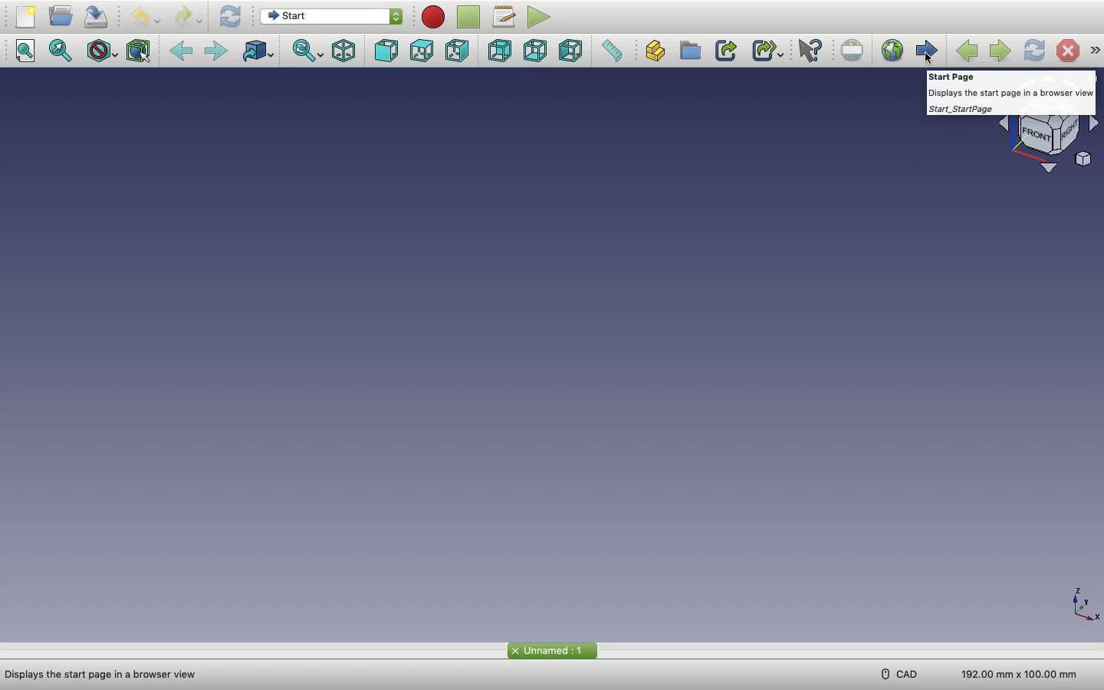 The image size is (1104, 690). I want to click on Refresh page, so click(1034, 51).